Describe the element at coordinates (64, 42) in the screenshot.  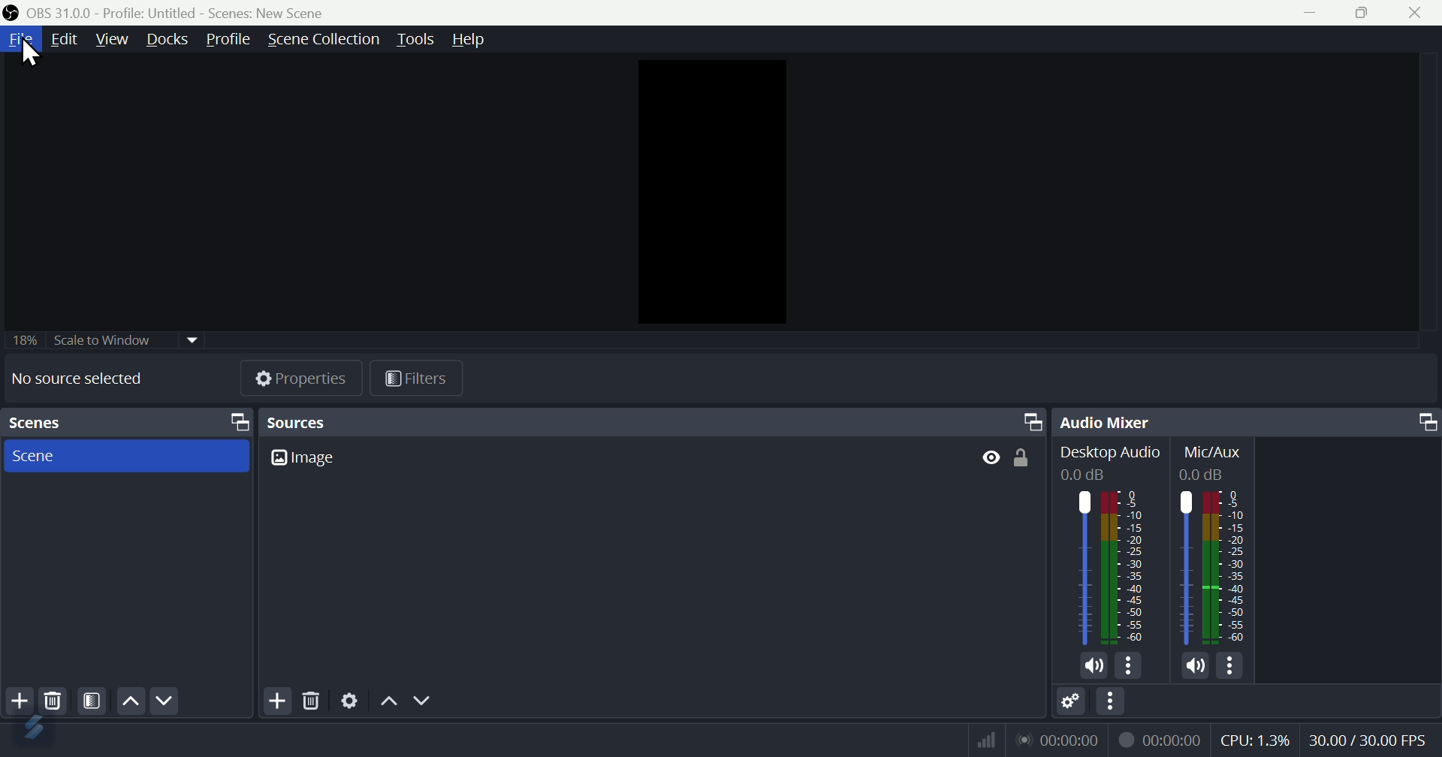
I see `Edit` at that location.